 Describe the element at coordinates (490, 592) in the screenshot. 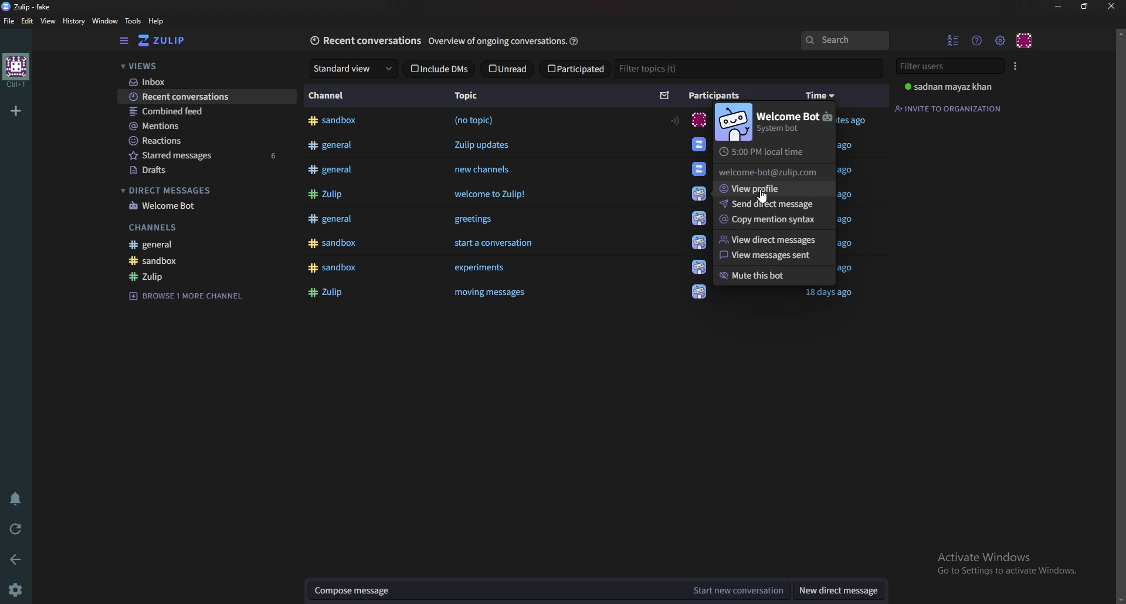

I see `Compose message` at that location.